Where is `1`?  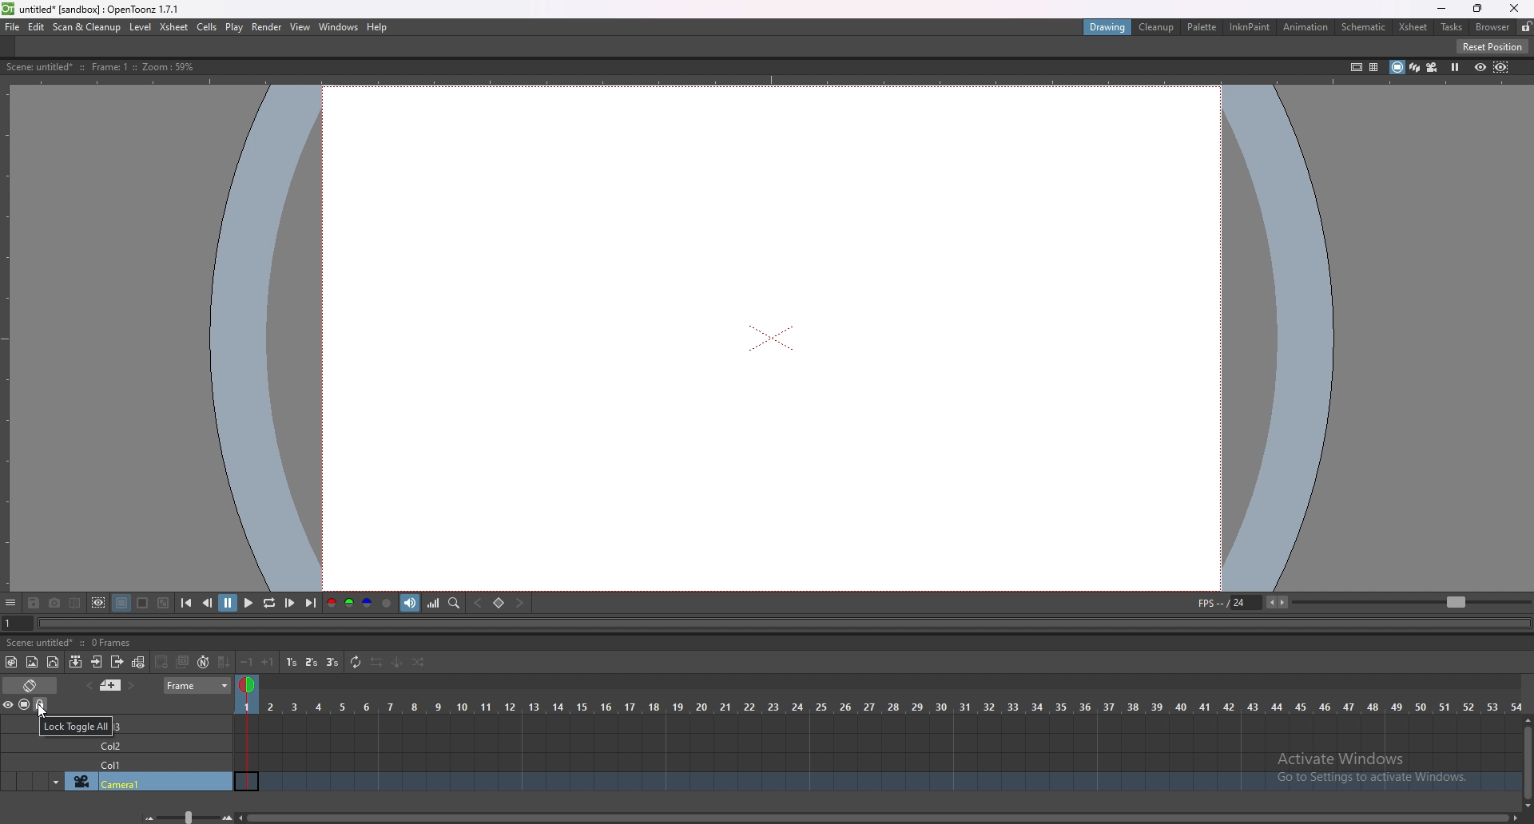
1 is located at coordinates (10, 624).